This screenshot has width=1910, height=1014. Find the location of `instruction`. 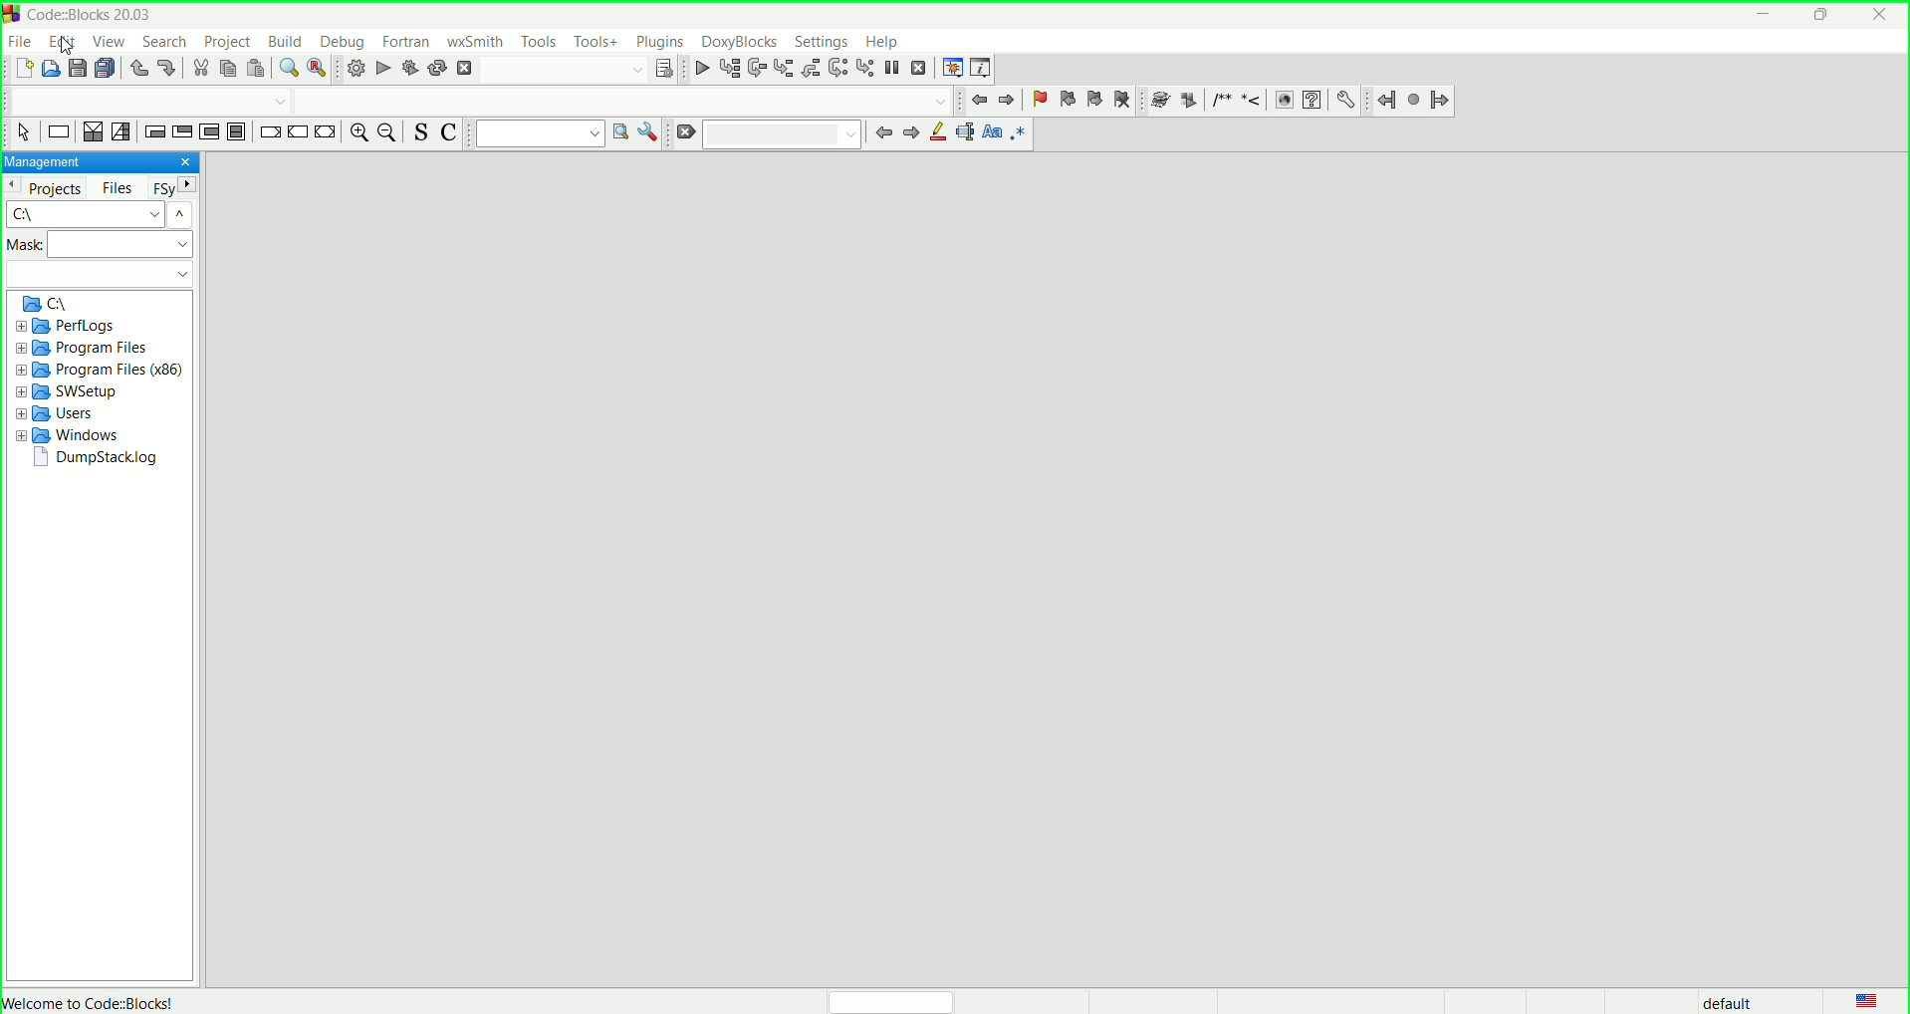

instruction is located at coordinates (56, 133).